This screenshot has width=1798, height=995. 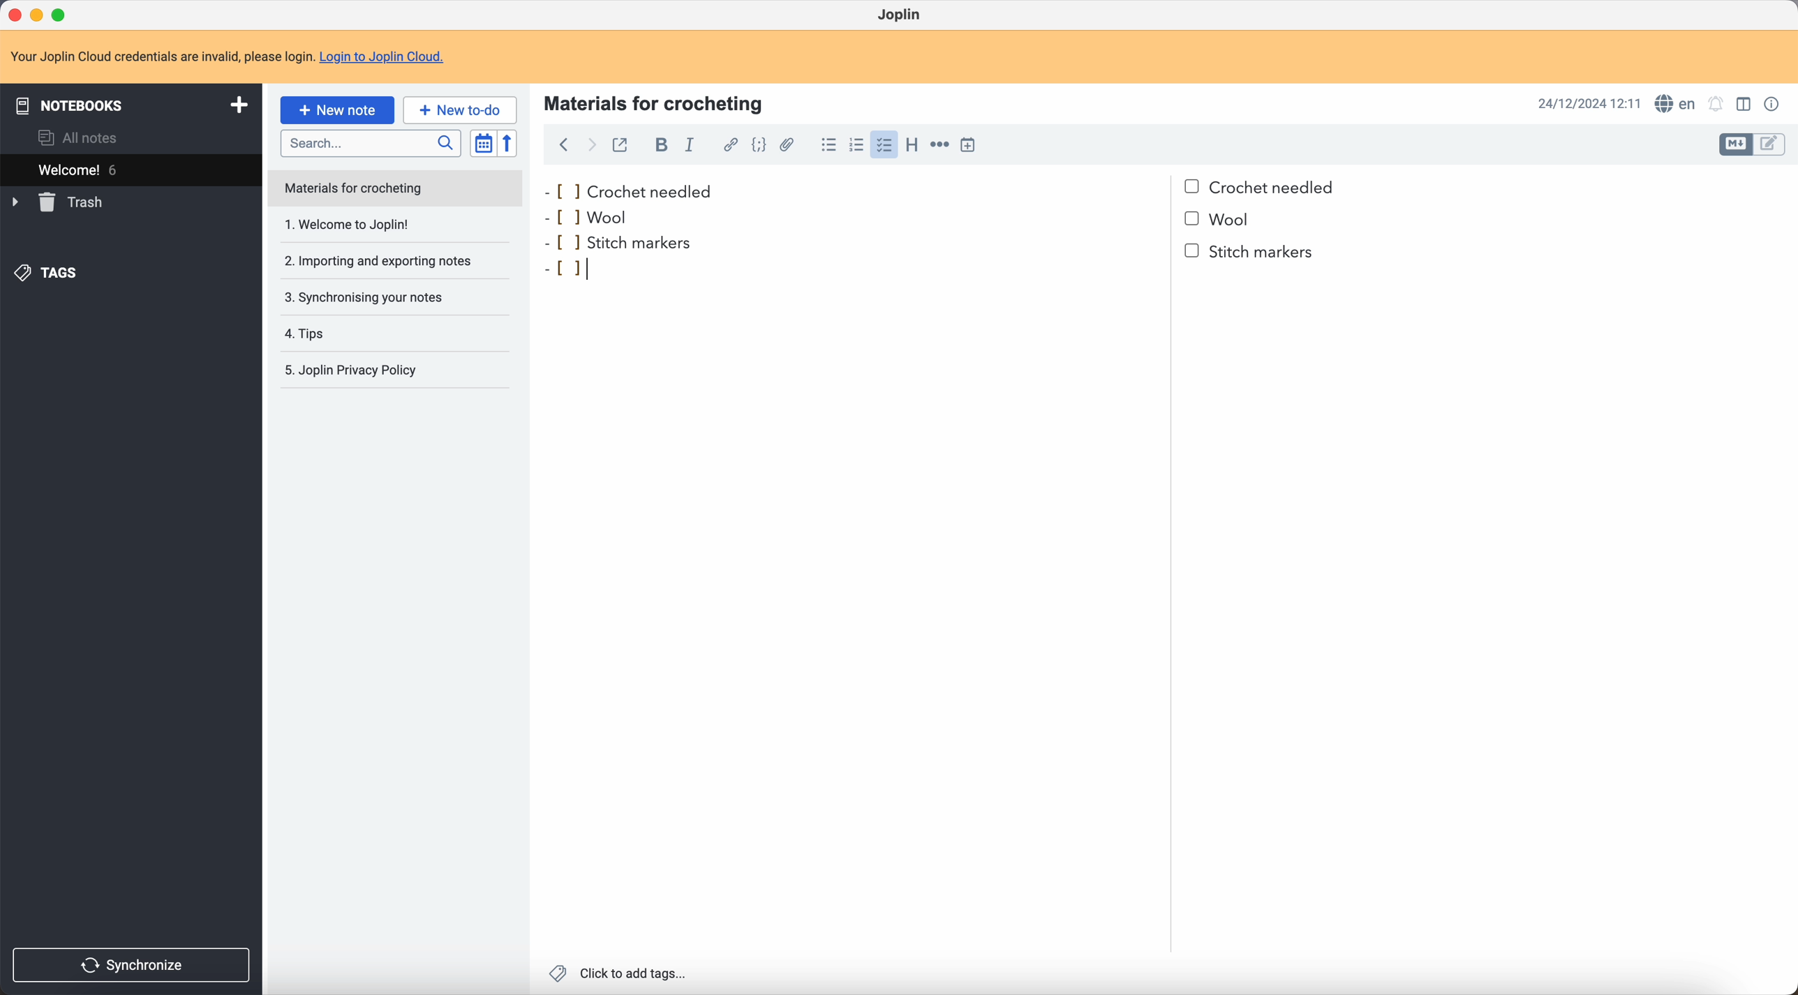 What do you see at coordinates (369, 334) in the screenshot?
I see `tips` at bounding box center [369, 334].